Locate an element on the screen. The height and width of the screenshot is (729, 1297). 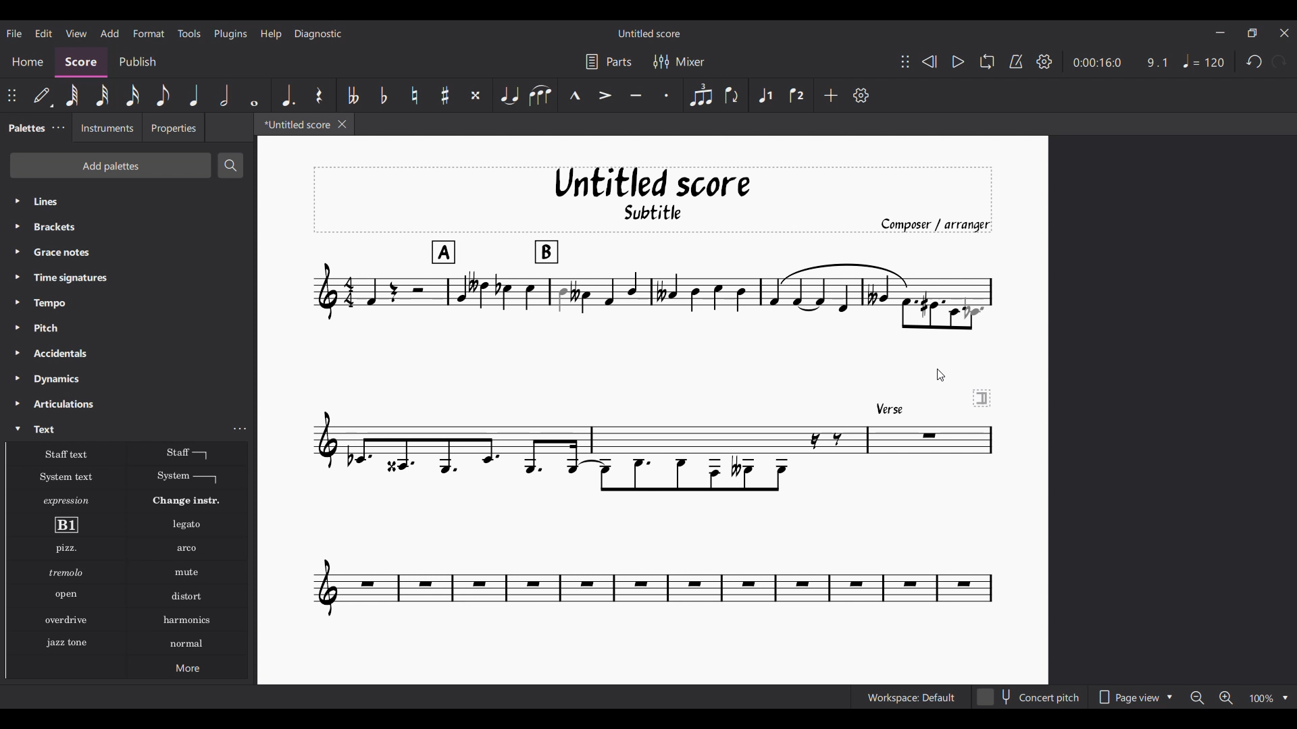
Palettes is located at coordinates (24, 129).